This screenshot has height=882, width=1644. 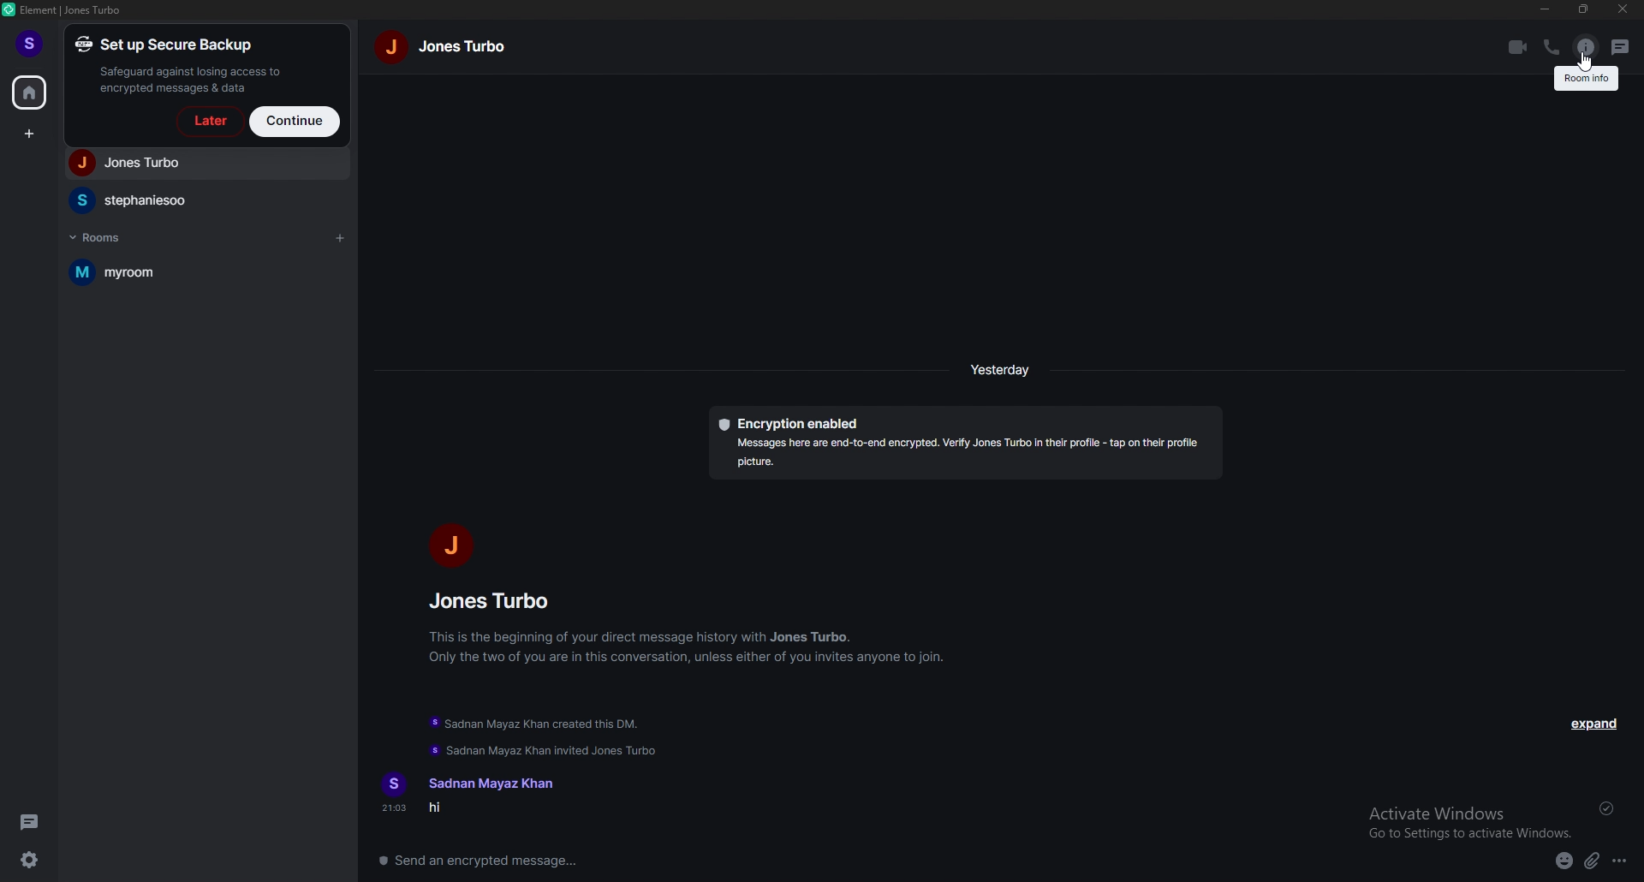 What do you see at coordinates (1605, 808) in the screenshot?
I see `sent` at bounding box center [1605, 808].